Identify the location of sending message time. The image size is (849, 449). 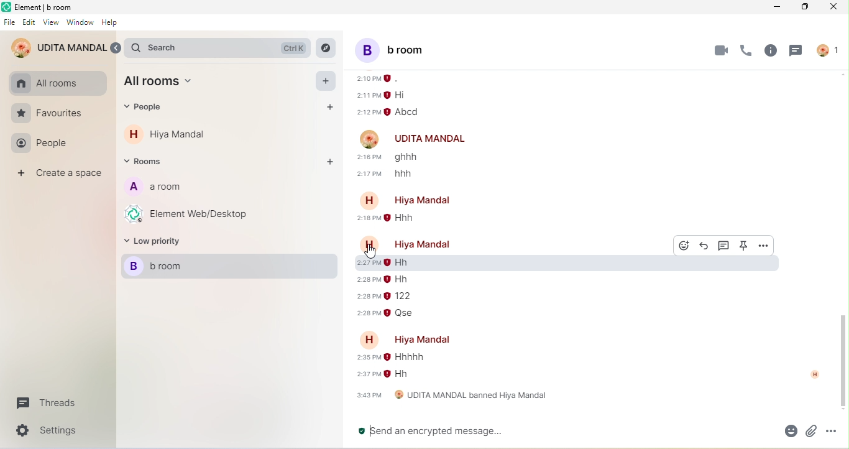
(365, 375).